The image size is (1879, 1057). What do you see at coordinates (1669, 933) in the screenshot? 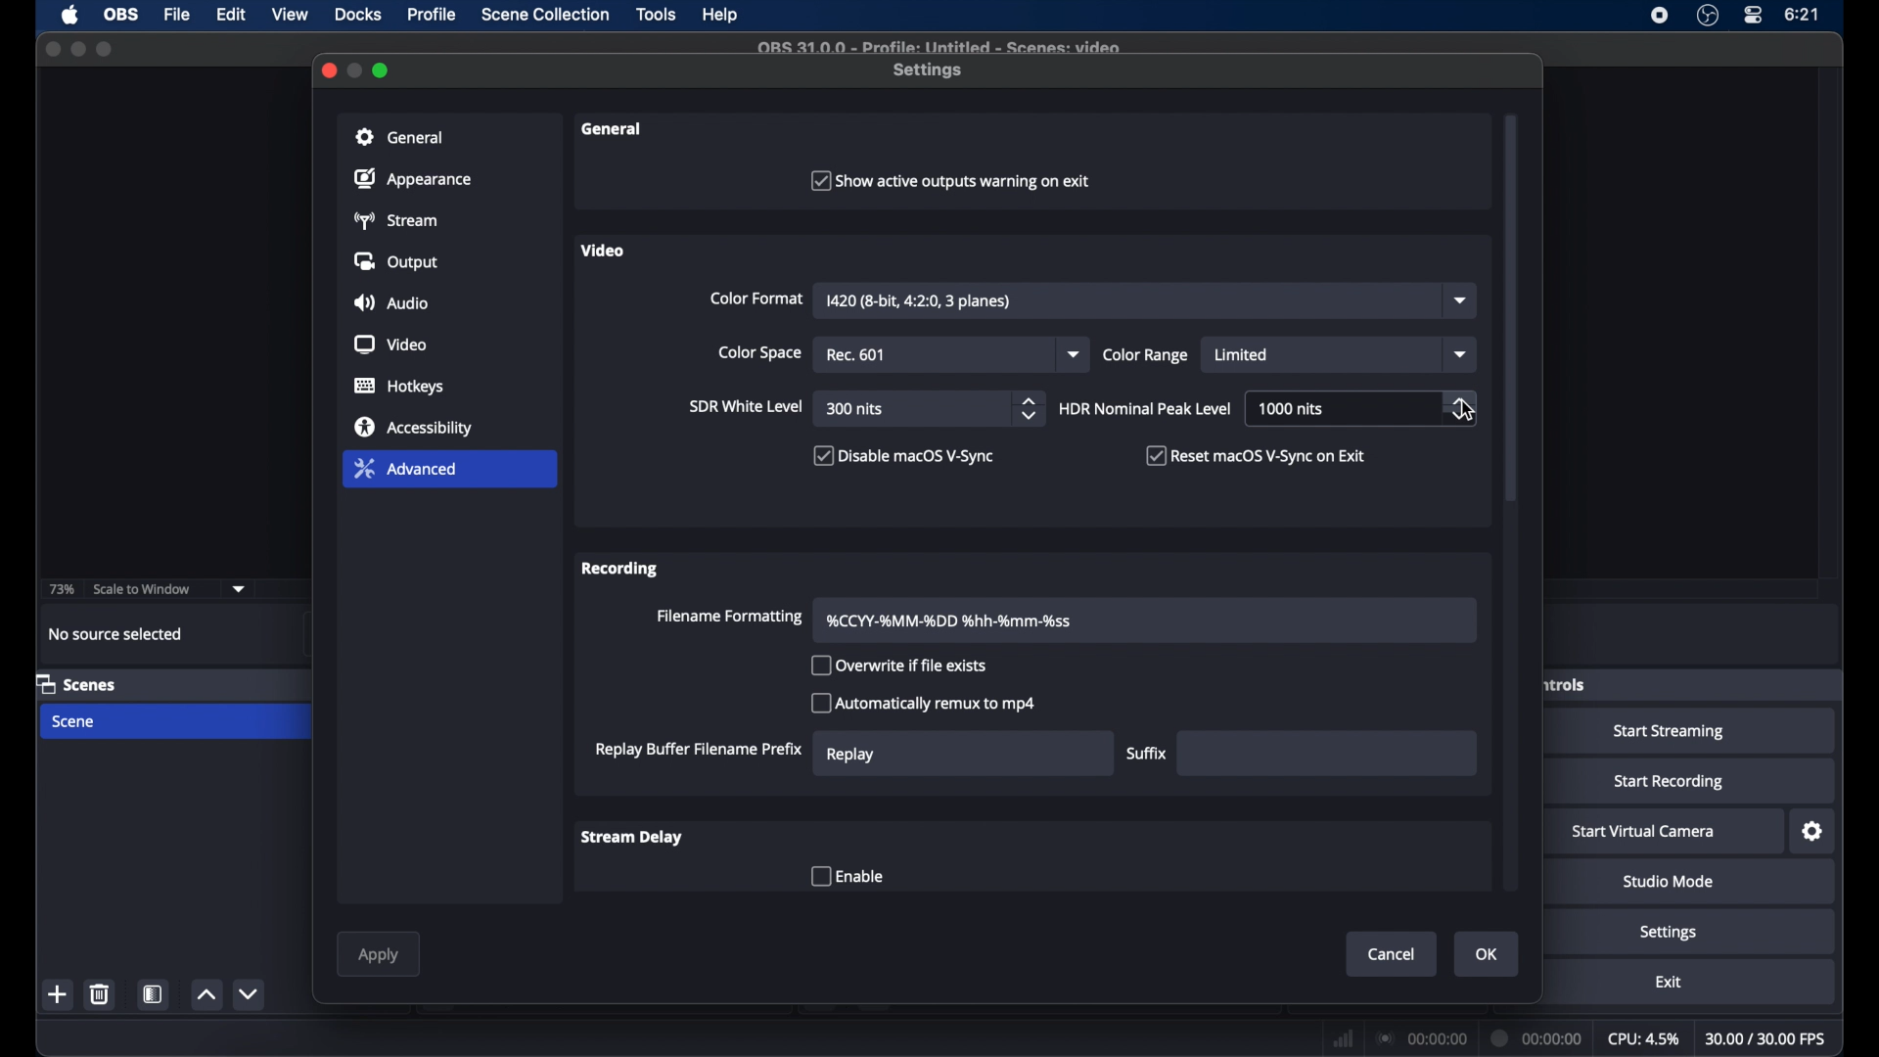
I see `settings` at bounding box center [1669, 933].